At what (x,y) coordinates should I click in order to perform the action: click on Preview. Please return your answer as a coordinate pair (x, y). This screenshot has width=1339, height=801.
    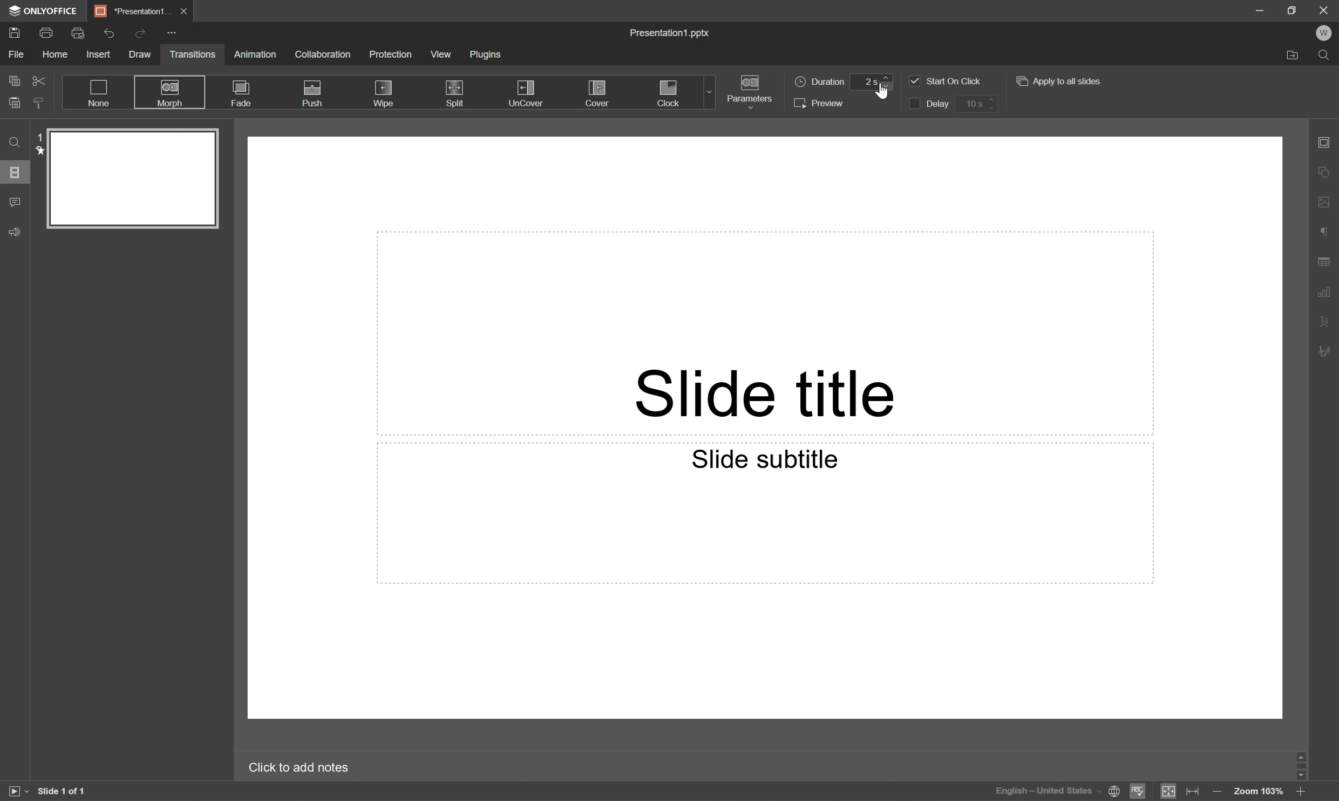
    Looking at the image, I should click on (819, 105).